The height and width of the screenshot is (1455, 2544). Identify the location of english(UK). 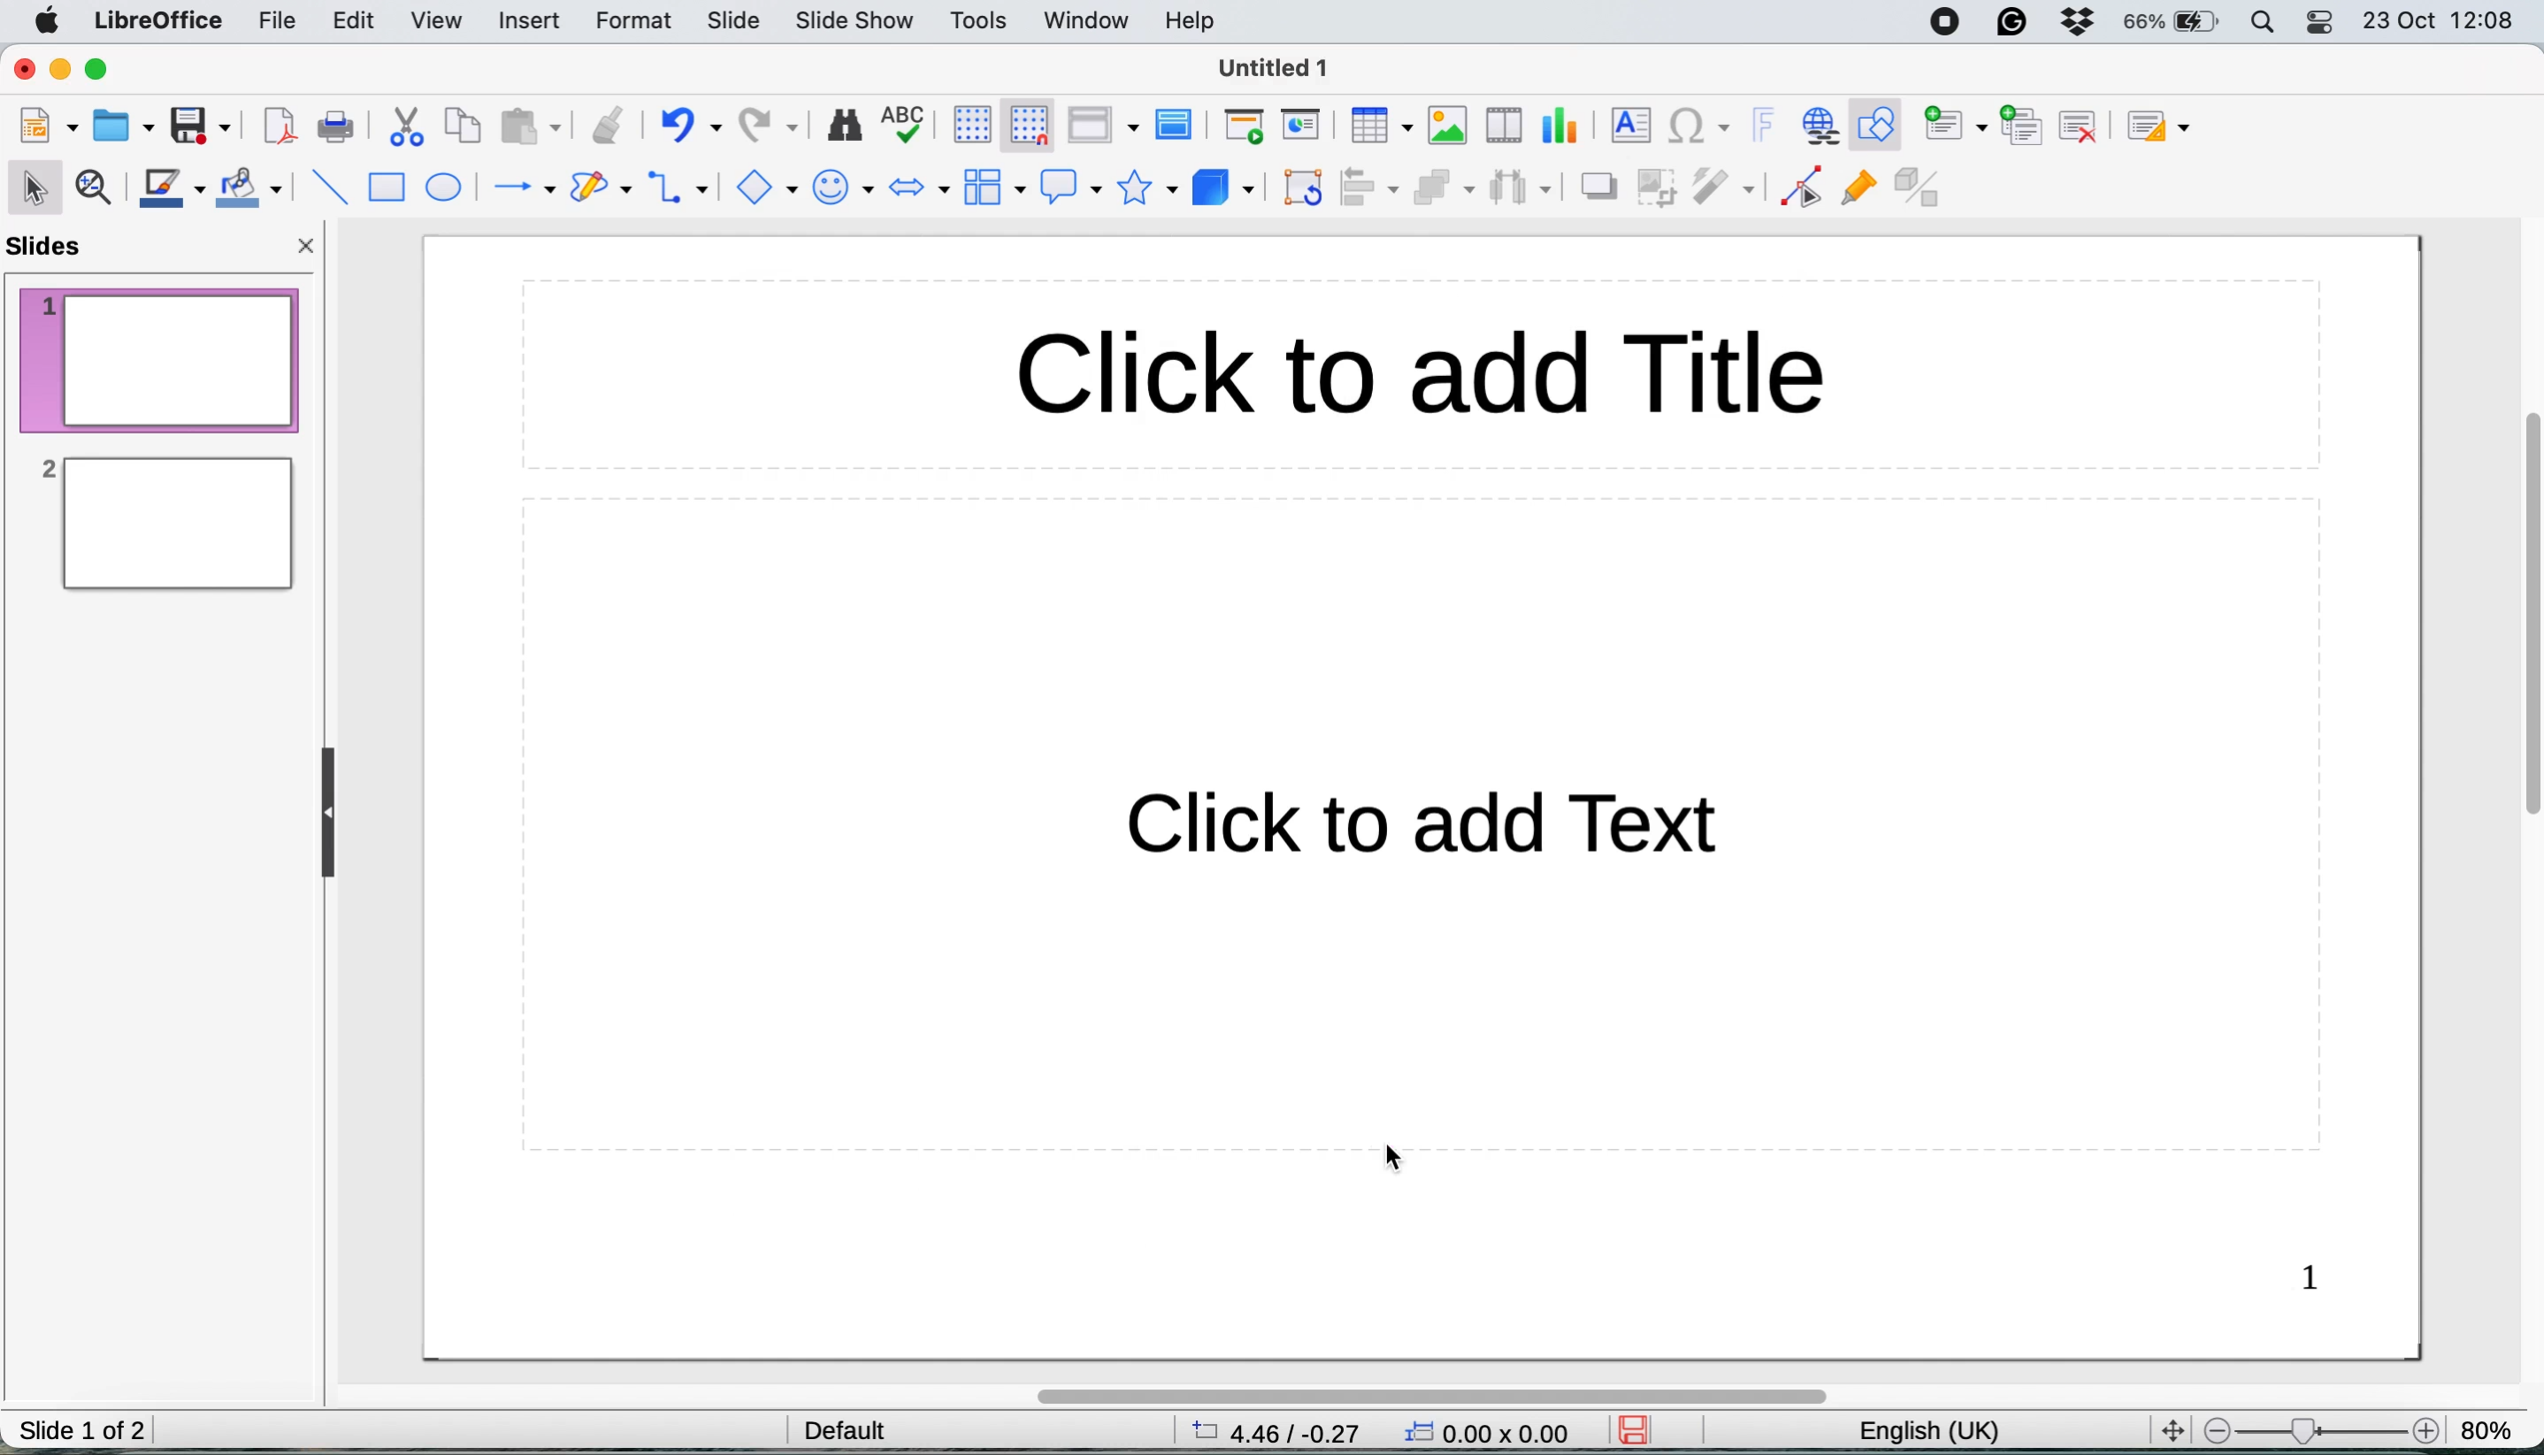
(1949, 1432).